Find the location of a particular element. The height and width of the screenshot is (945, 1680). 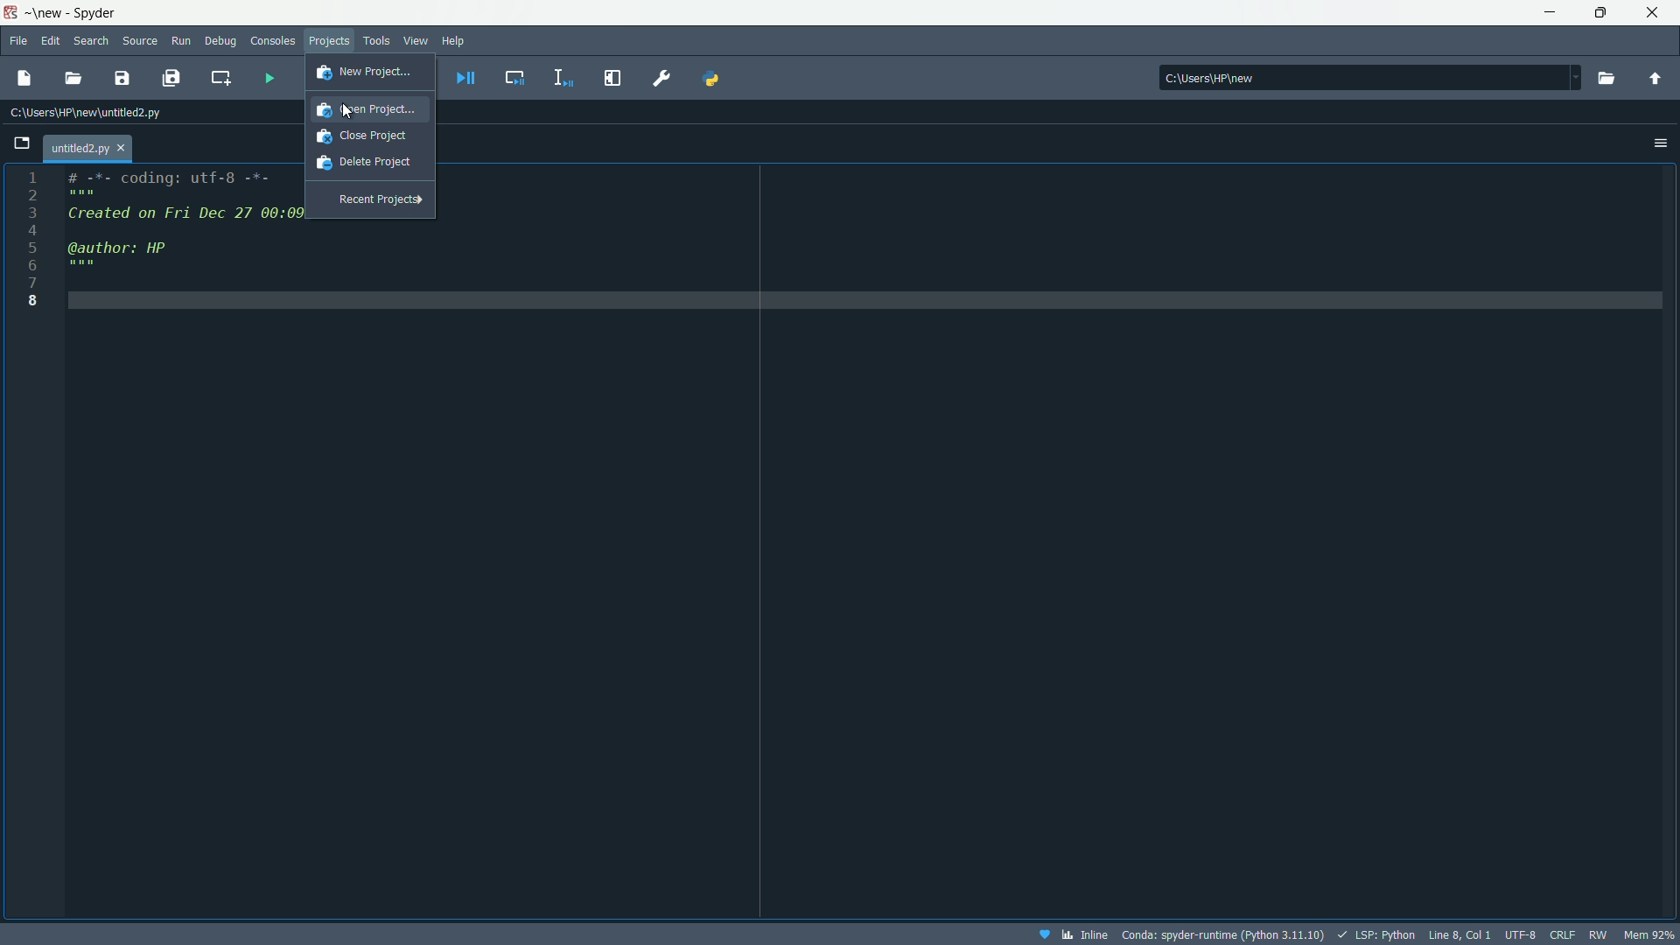

rw is located at coordinates (1598, 934).